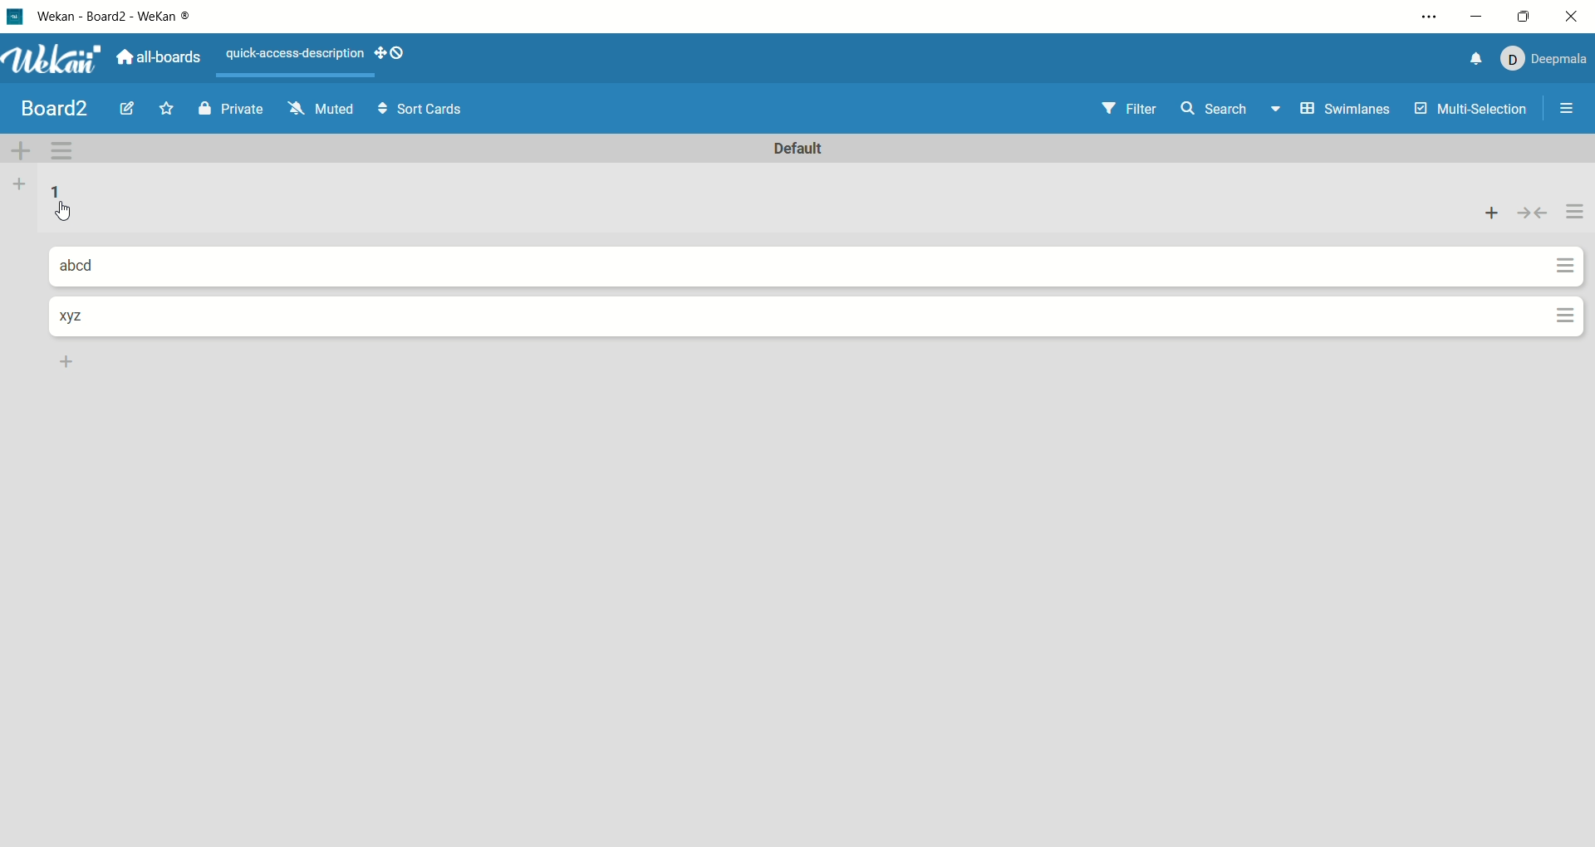 The height and width of the screenshot is (847, 1595). Describe the element at coordinates (1569, 108) in the screenshot. I see `option` at that location.